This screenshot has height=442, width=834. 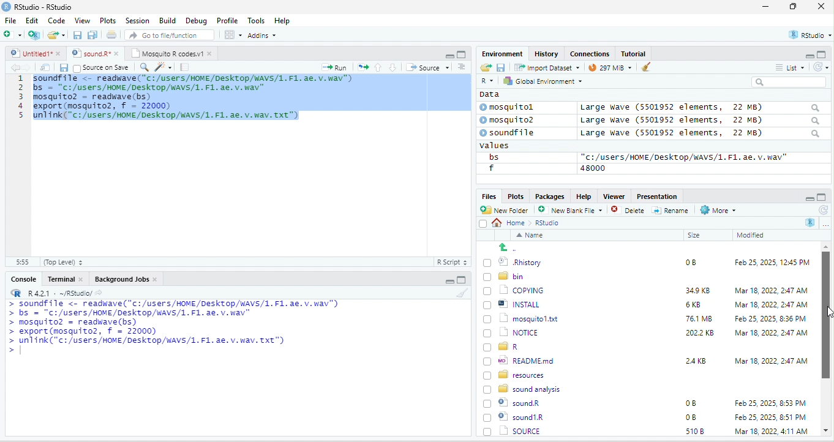 What do you see at coordinates (514, 290) in the screenshot?
I see `‘| COPYING` at bounding box center [514, 290].